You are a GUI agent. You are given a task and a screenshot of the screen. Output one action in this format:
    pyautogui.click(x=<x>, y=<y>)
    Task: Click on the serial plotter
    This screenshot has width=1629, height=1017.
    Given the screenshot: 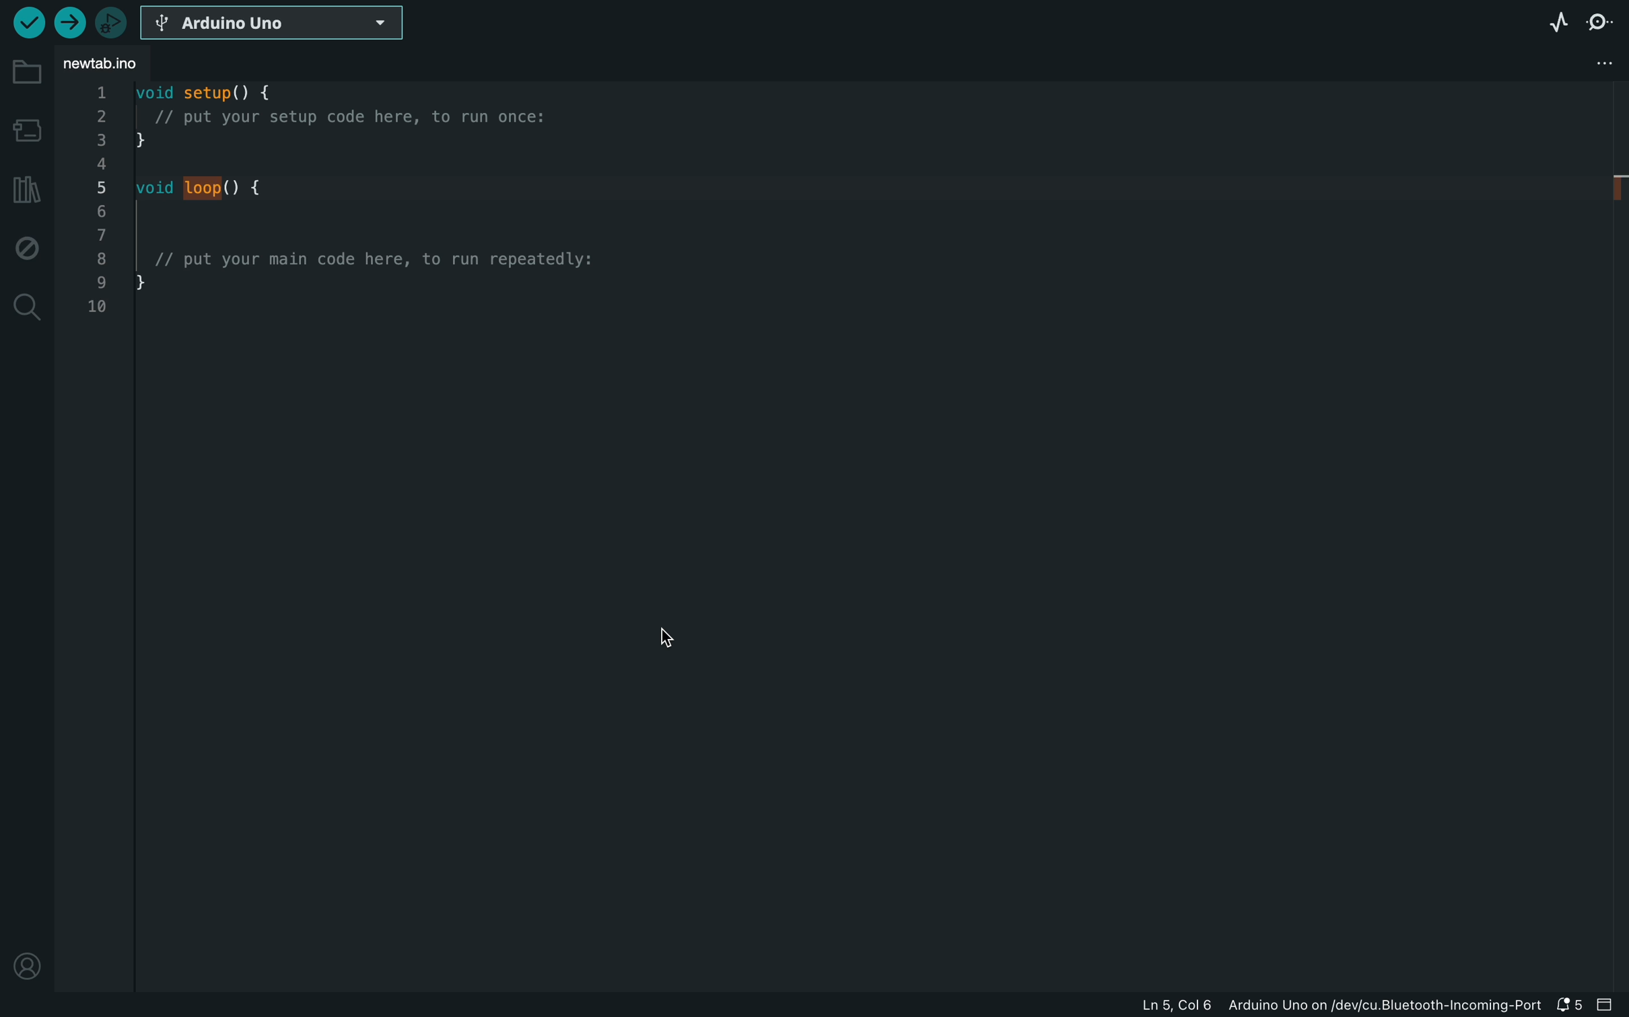 What is the action you would take?
    pyautogui.click(x=1556, y=21)
    